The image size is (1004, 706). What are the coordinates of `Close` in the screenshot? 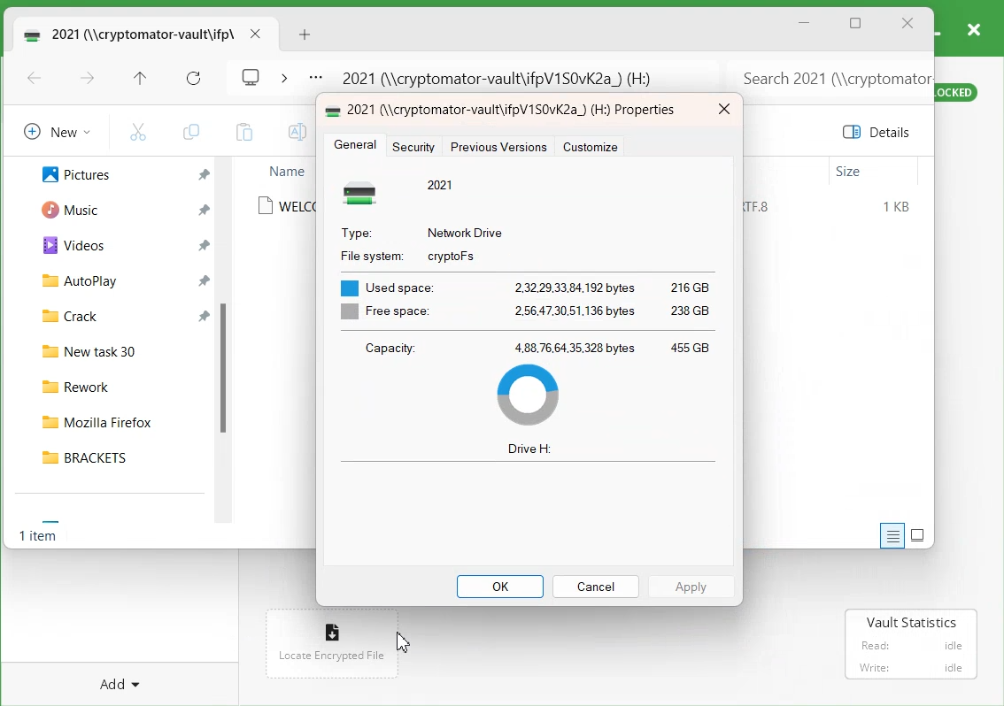 It's located at (907, 24).